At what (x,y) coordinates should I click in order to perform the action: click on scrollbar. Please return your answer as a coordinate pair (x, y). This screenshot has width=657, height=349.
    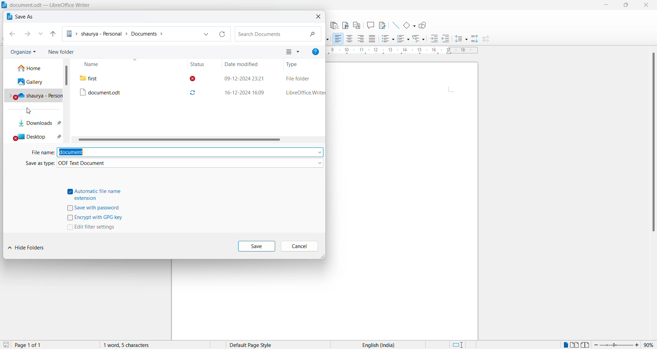
    Looking at the image, I should click on (653, 144).